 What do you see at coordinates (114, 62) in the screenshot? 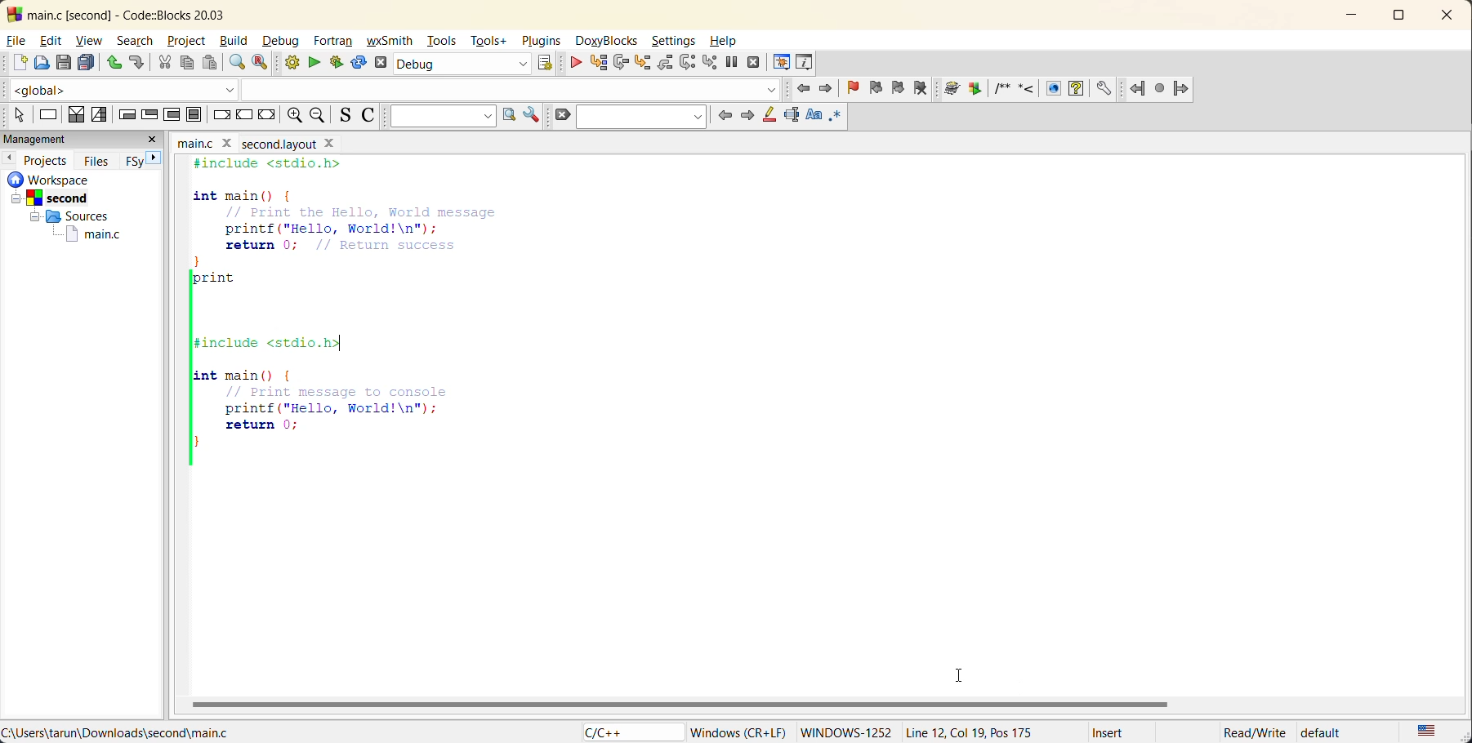
I see `undo` at bounding box center [114, 62].